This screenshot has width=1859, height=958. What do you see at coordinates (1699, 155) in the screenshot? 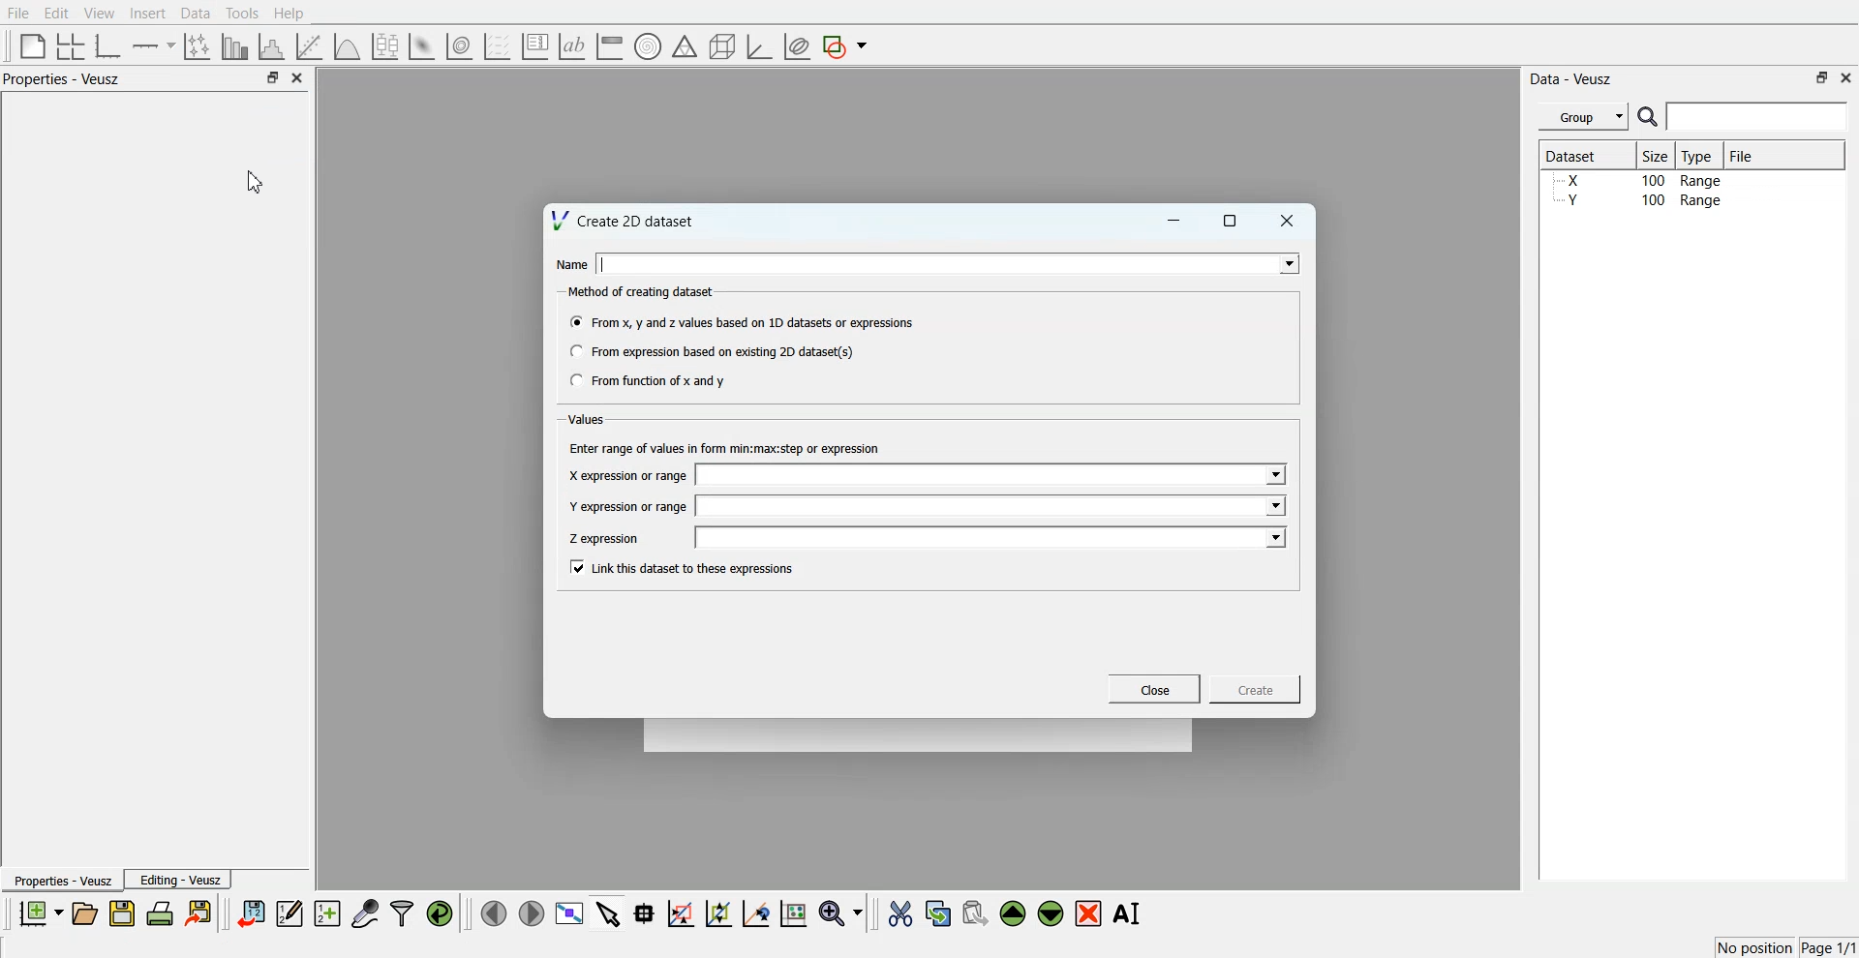
I see `Type` at bounding box center [1699, 155].